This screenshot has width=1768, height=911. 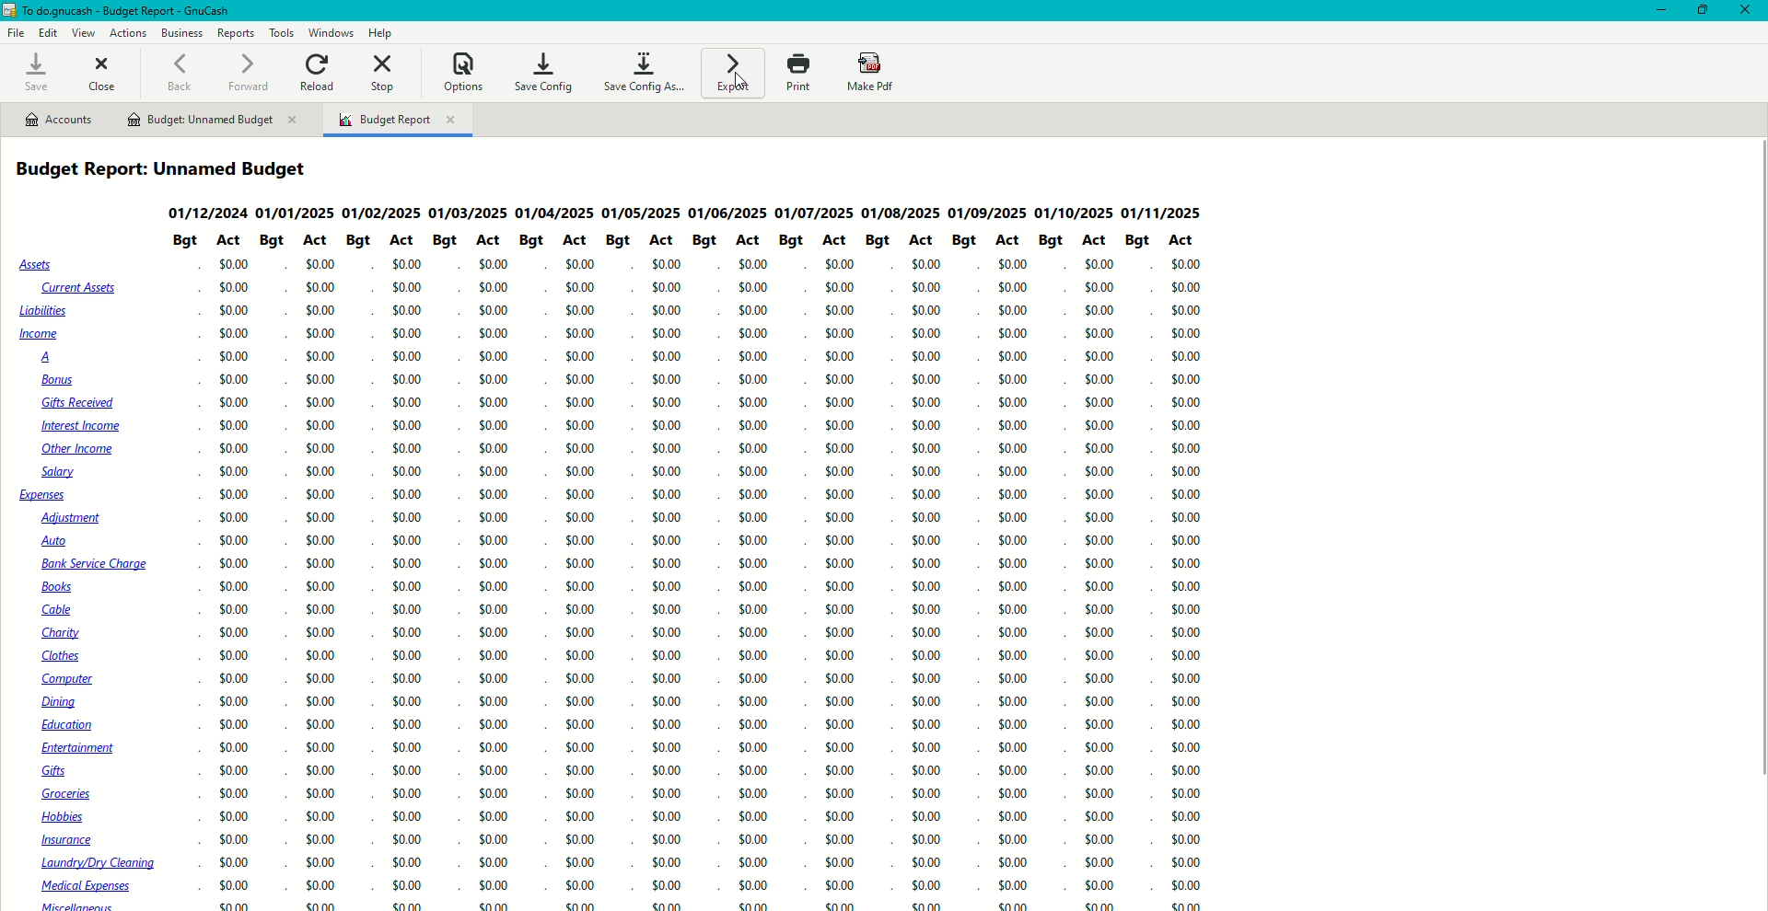 What do you see at coordinates (579, 749) in the screenshot?
I see `$0.00` at bounding box center [579, 749].